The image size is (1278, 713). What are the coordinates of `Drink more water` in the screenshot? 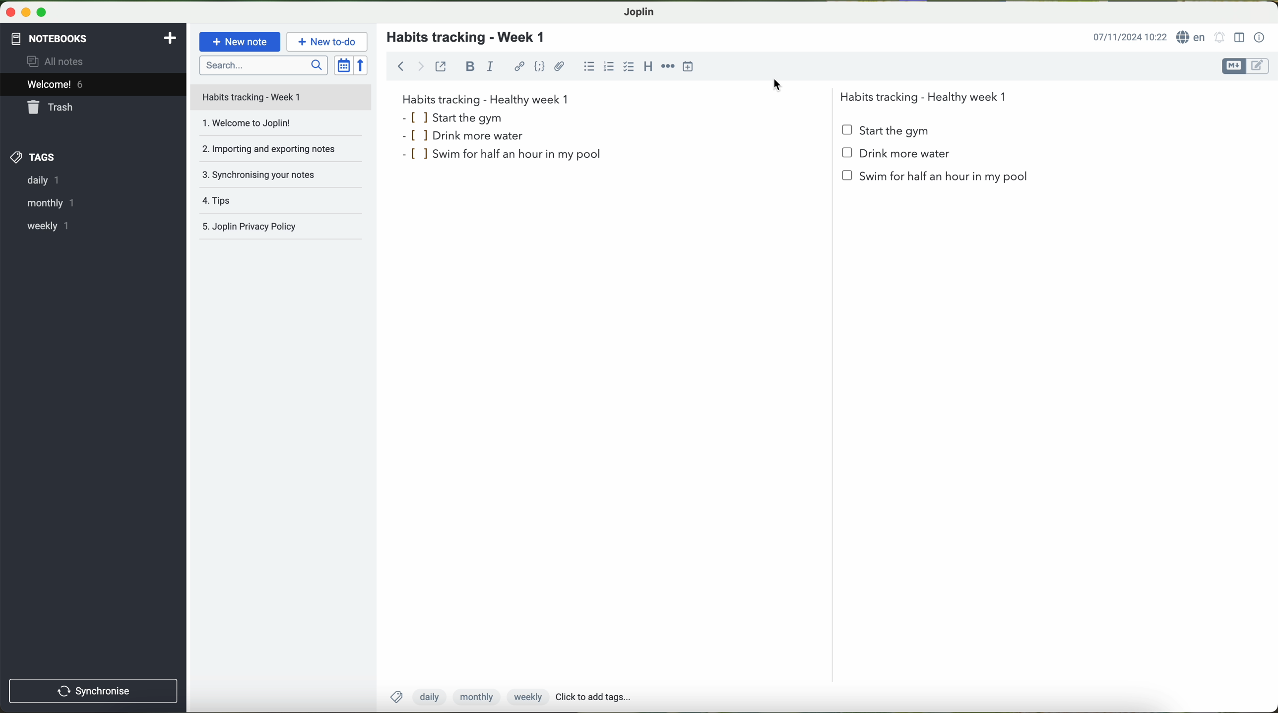 It's located at (896, 157).